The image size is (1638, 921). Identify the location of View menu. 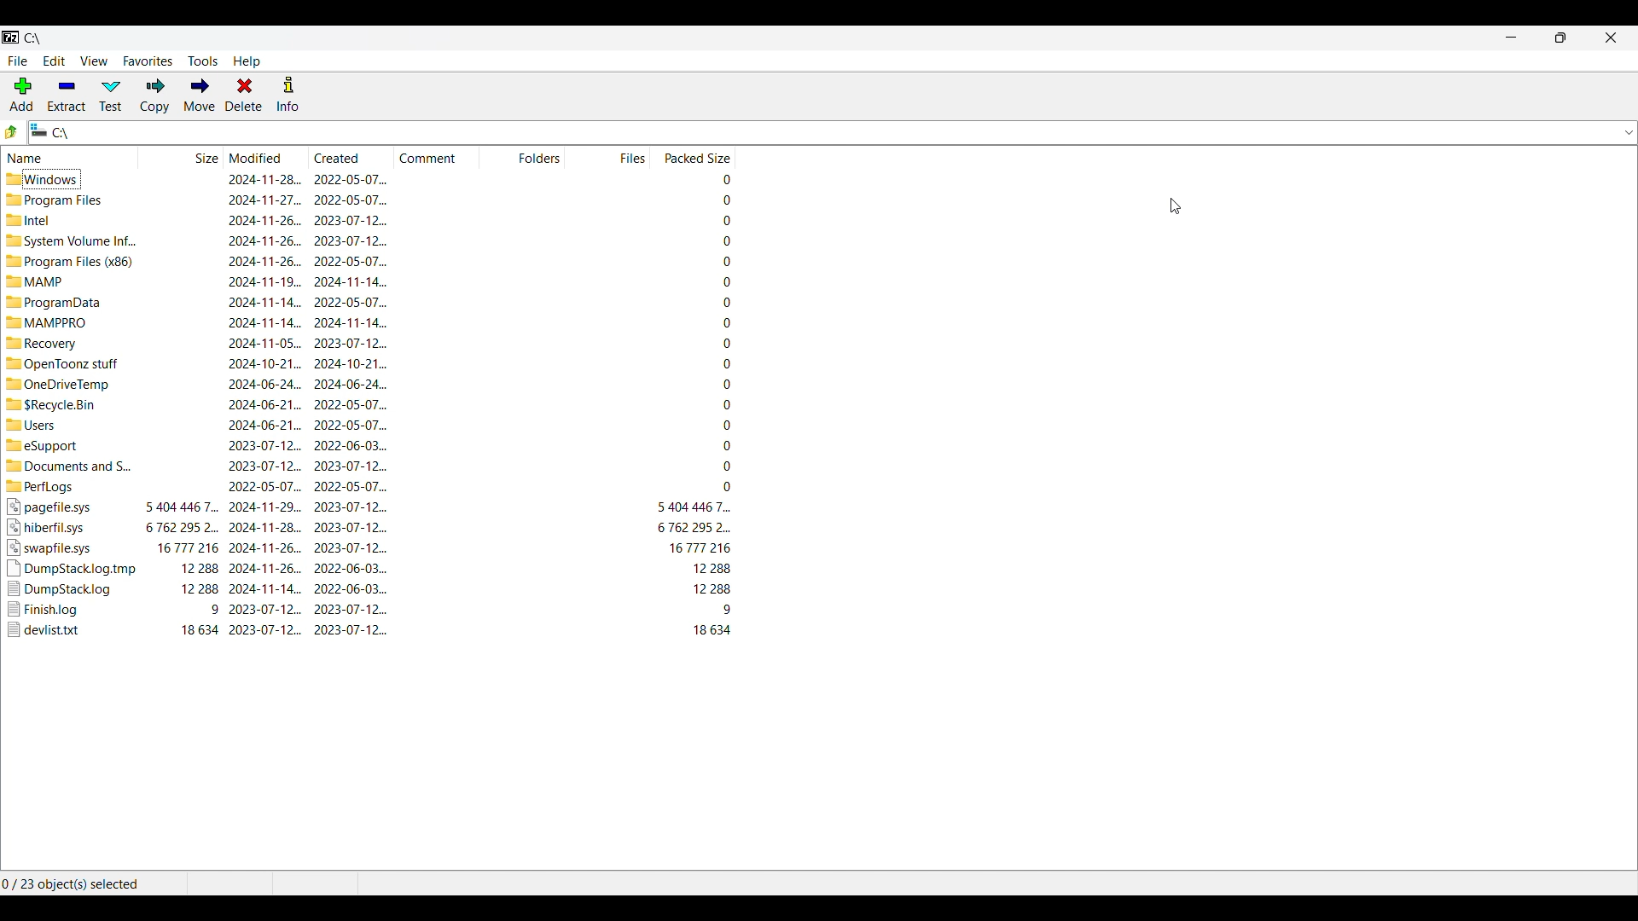
(94, 61).